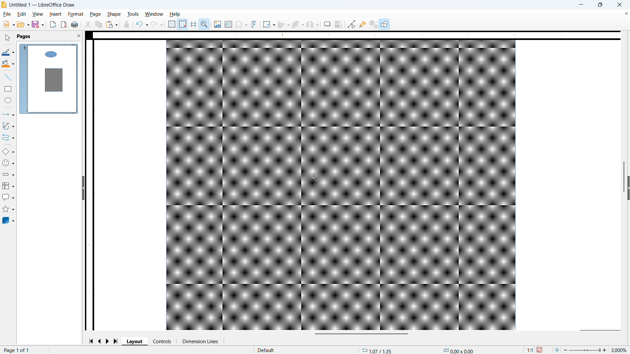 The width and height of the screenshot is (630, 354). I want to click on Cursor coordinates , so click(377, 350).